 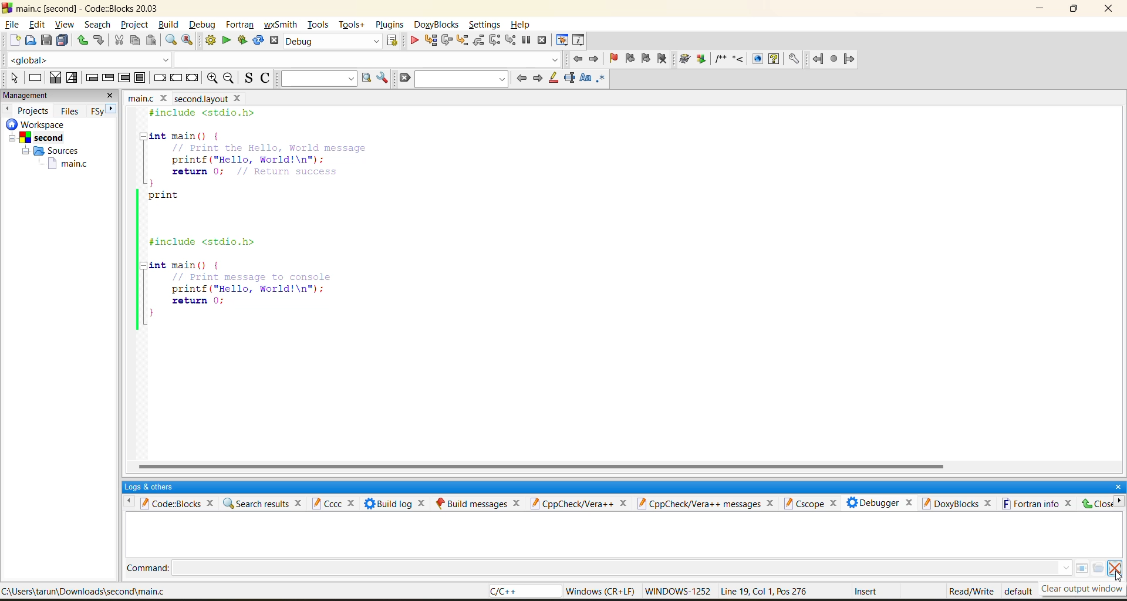 What do you see at coordinates (228, 79) in the screenshot?
I see `zoom out` at bounding box center [228, 79].